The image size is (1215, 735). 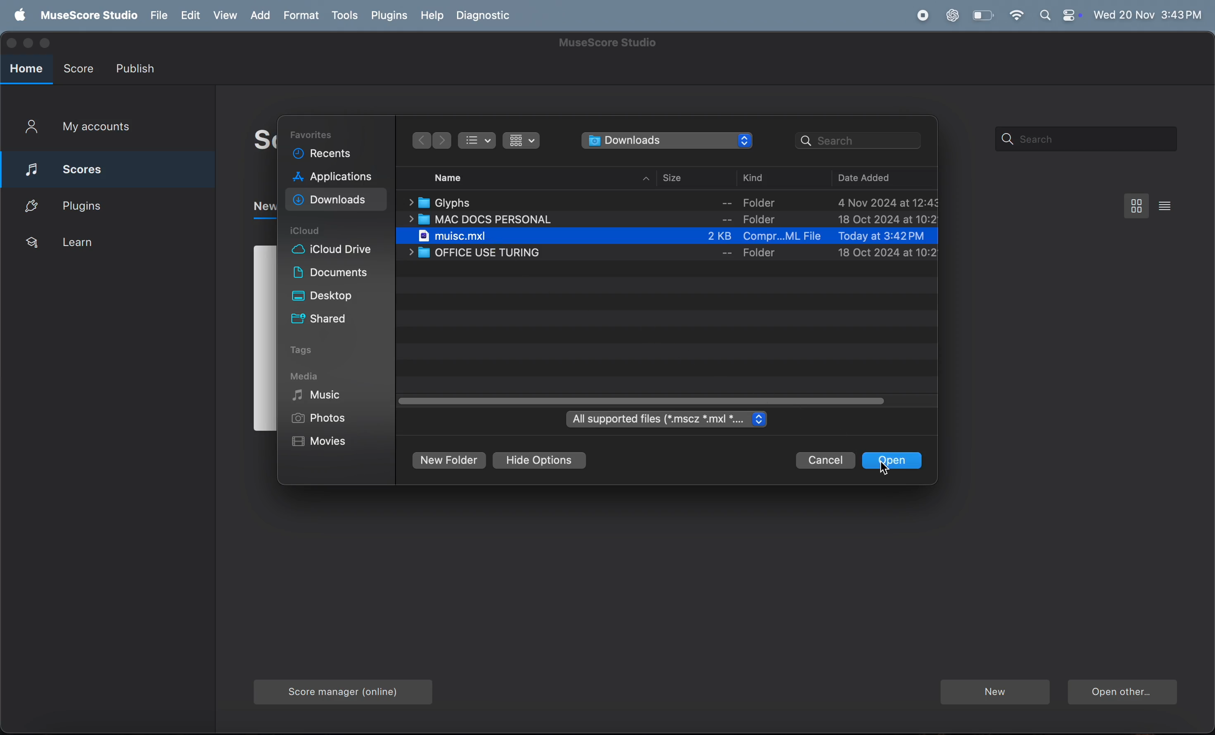 What do you see at coordinates (669, 419) in the screenshot?
I see `all supported files` at bounding box center [669, 419].